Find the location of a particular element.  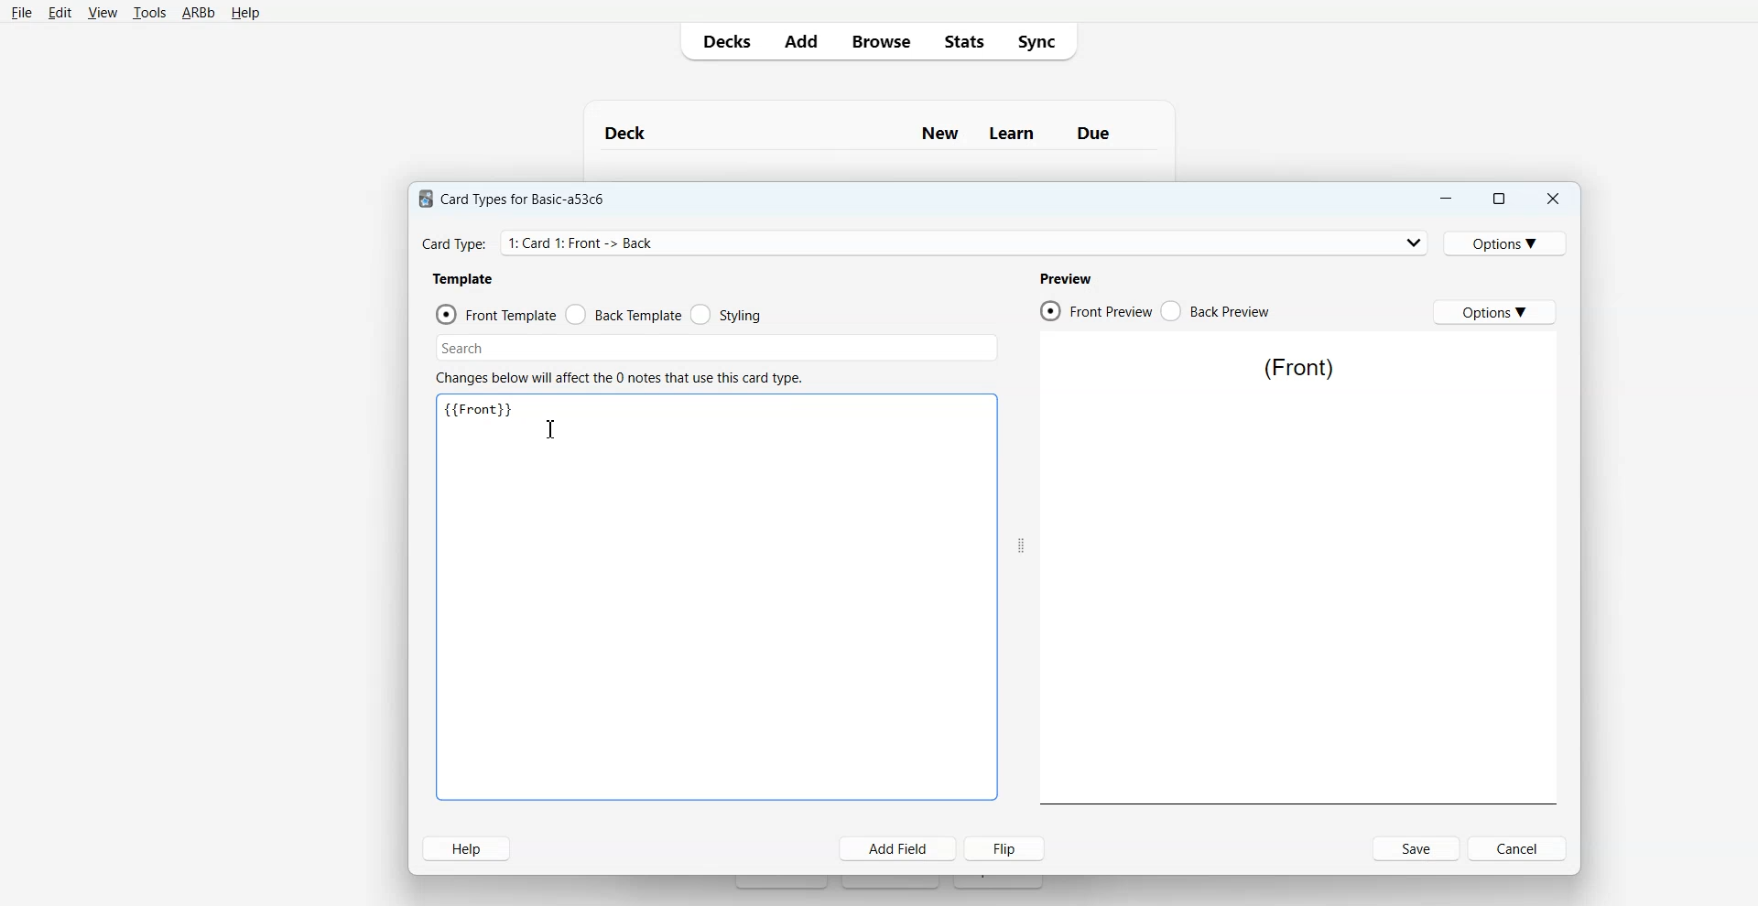

Add Field is located at coordinates (898, 848).